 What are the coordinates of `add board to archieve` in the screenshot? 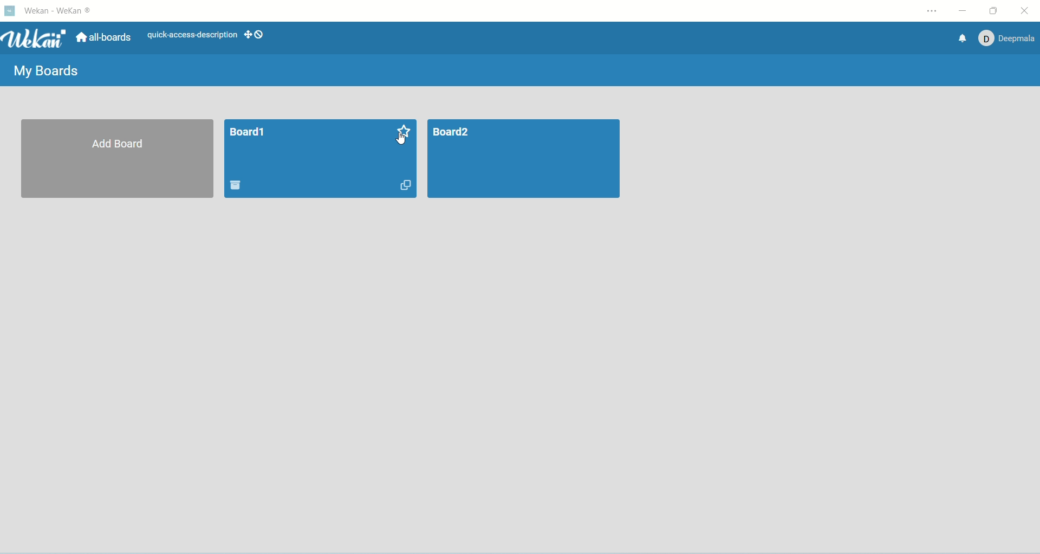 It's located at (237, 185).